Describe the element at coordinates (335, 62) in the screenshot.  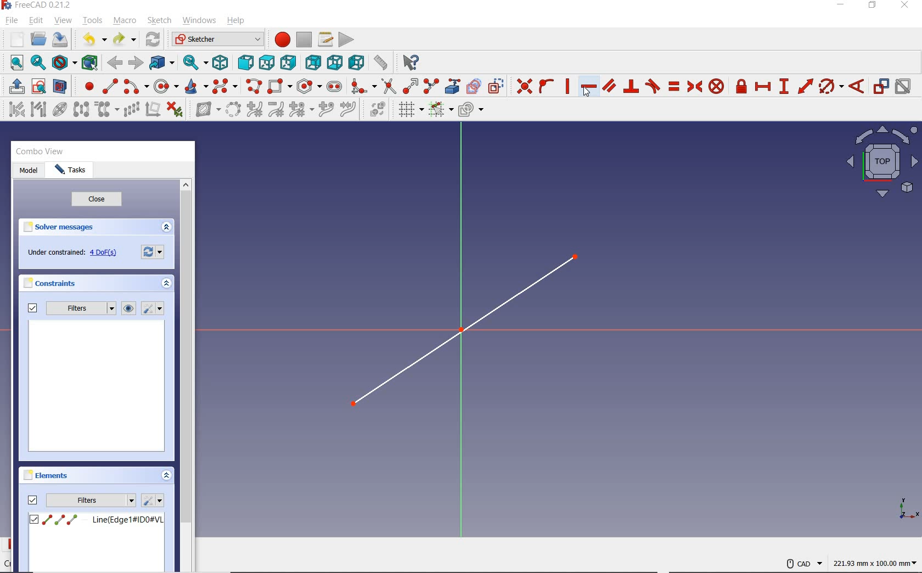
I see `BOTTOM` at that location.